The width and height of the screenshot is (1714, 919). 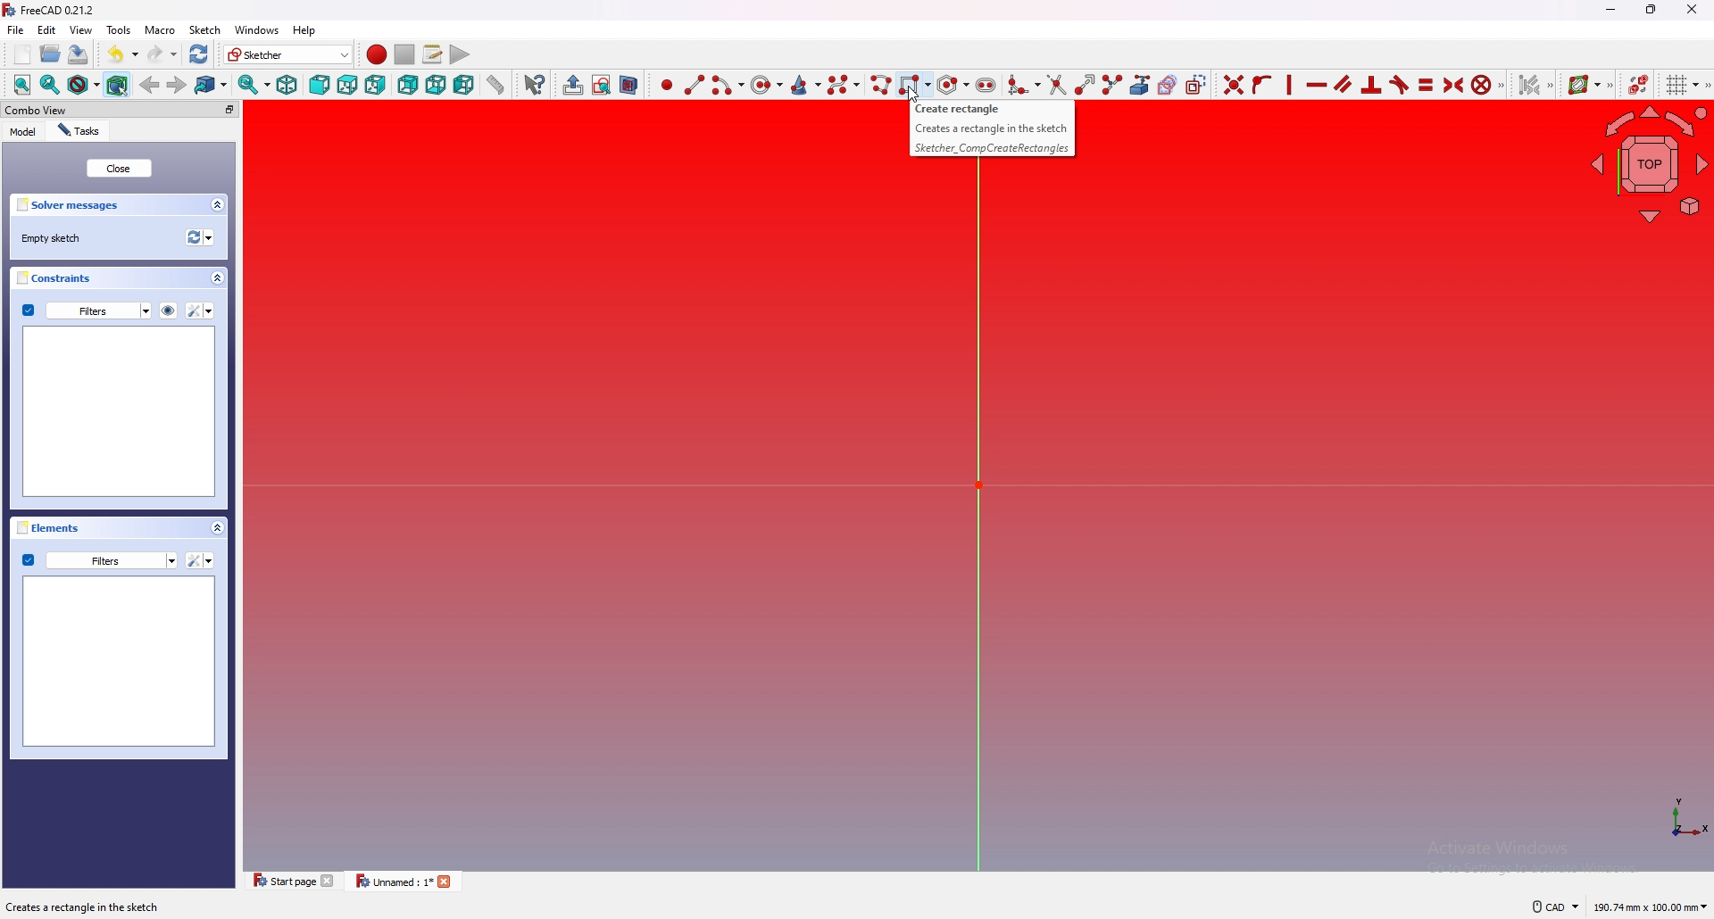 I want to click on isometric, so click(x=287, y=85).